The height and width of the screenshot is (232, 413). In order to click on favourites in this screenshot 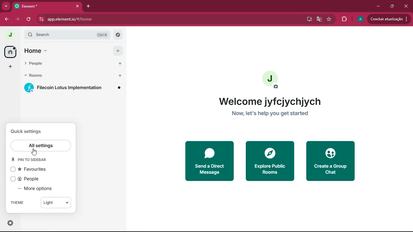, I will do `click(36, 169)`.